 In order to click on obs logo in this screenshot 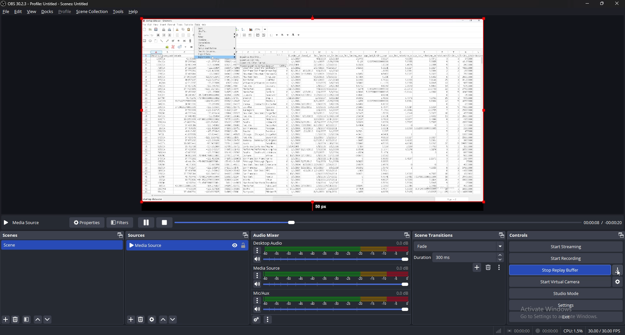, I will do `click(4, 4)`.